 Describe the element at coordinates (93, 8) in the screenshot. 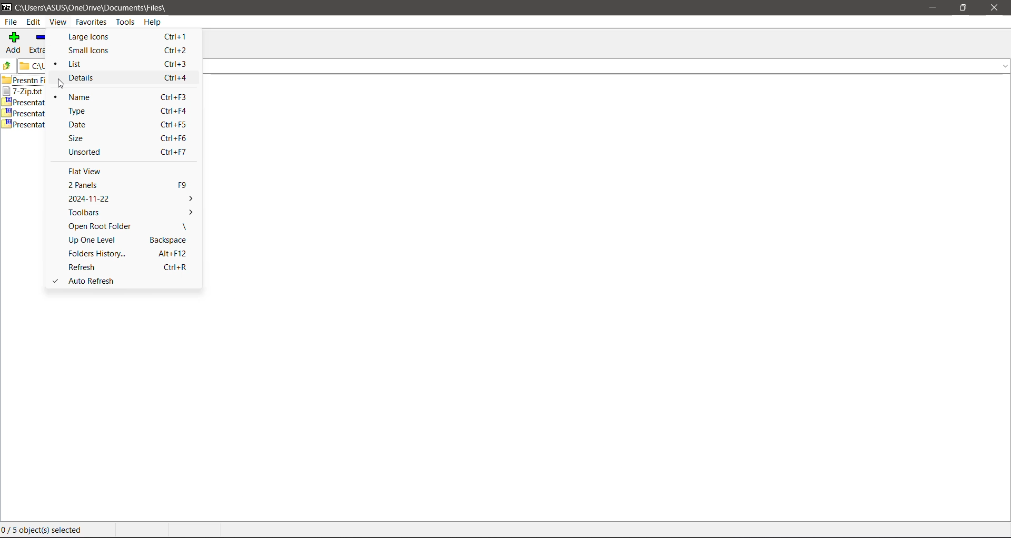

I see `C:\Users\ASUS\OneDrive\Documents\Files\` at that location.